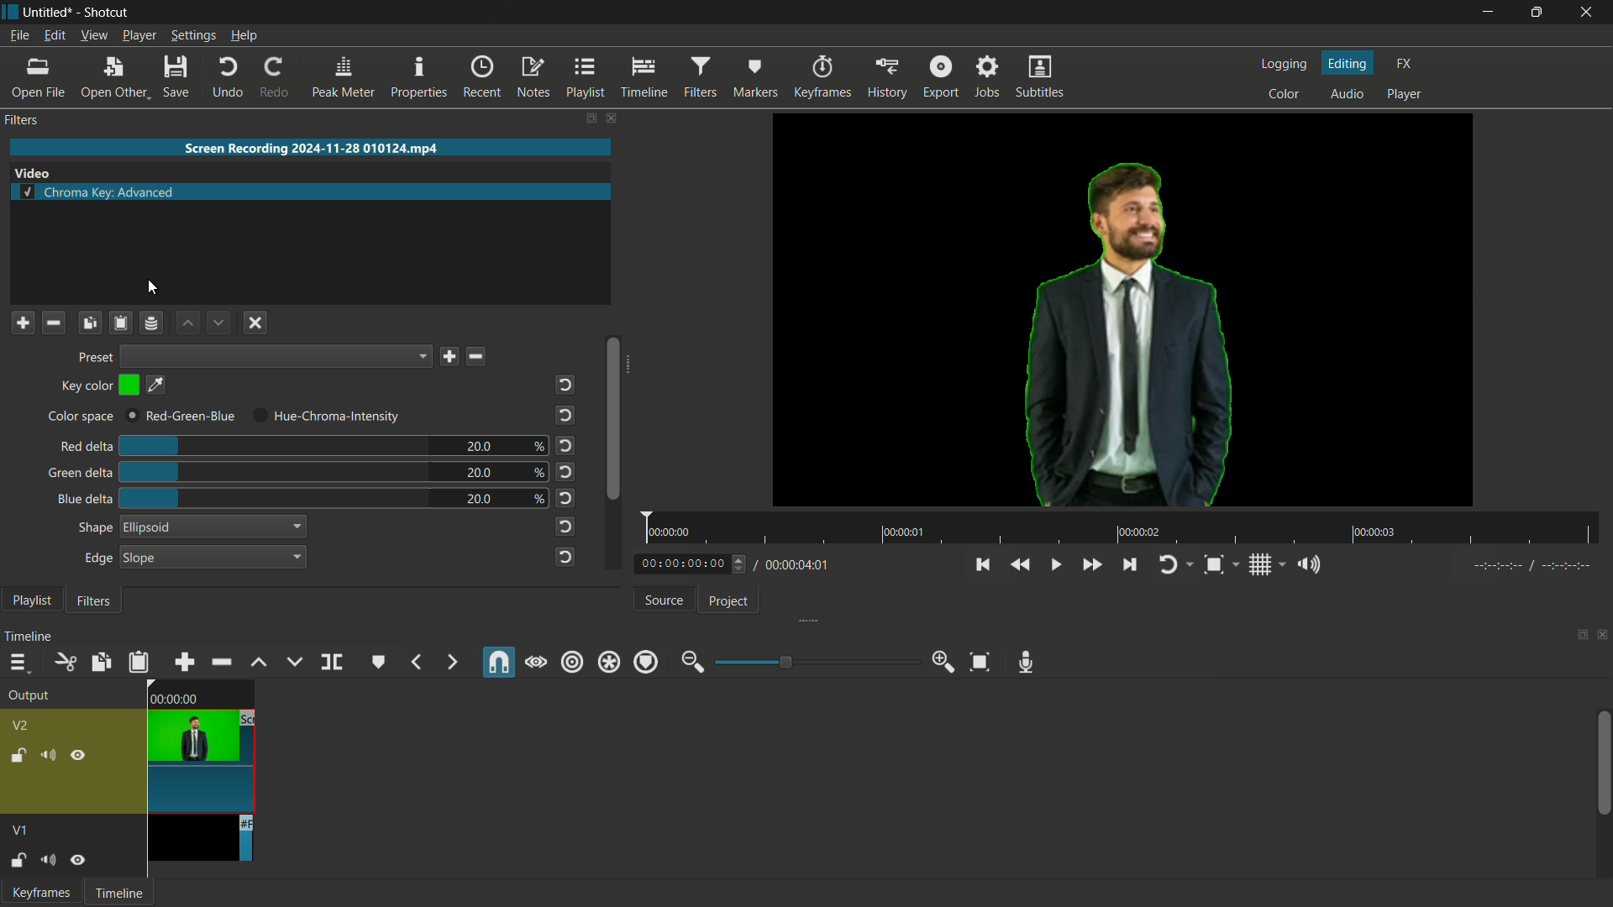  Describe the element at coordinates (565, 474) in the screenshot. I see `reset to default` at that location.